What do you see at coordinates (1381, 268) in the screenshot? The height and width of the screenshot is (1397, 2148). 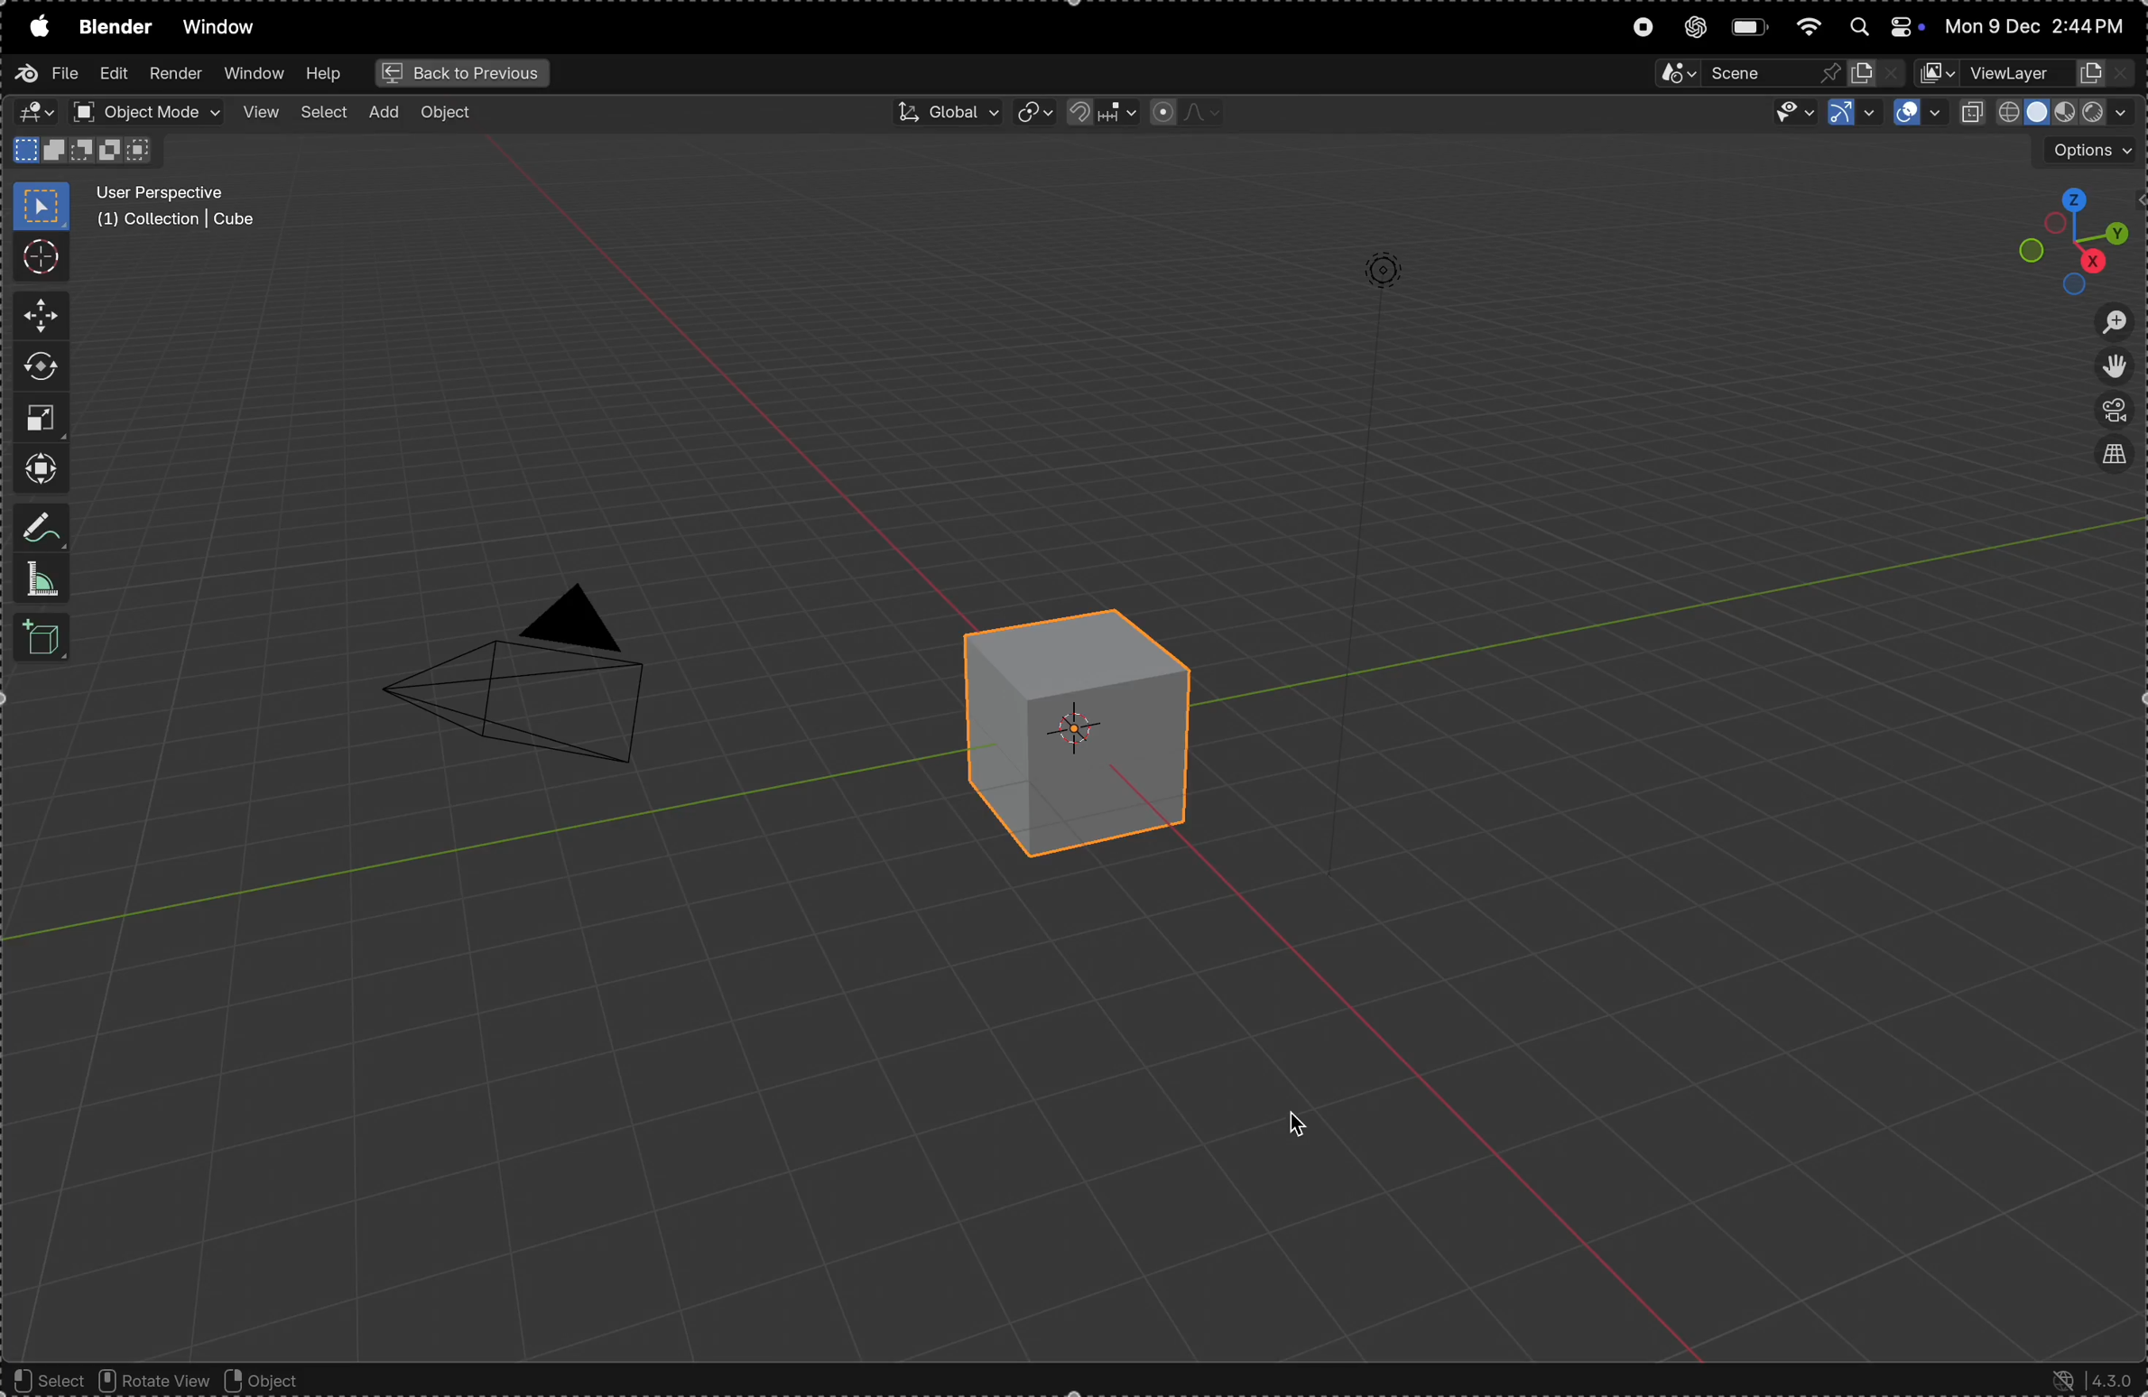 I see `lights` at bounding box center [1381, 268].